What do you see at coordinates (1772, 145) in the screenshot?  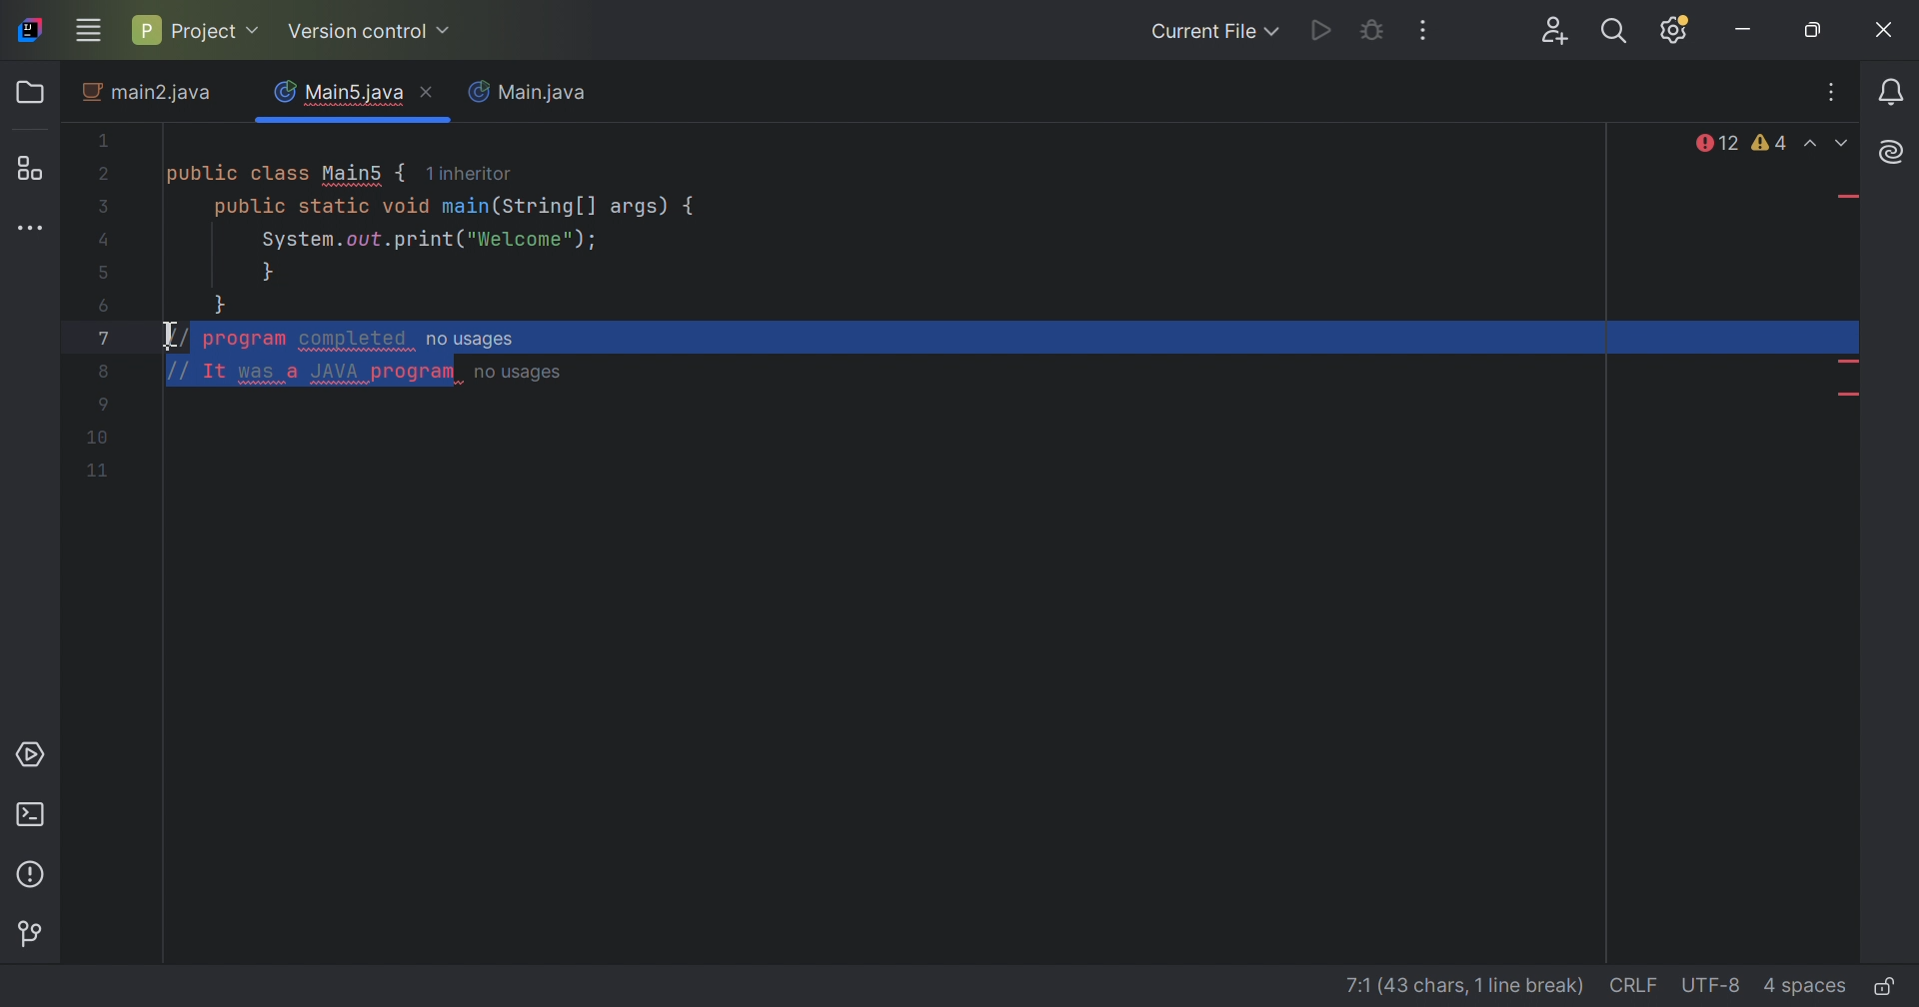 I see `warning` at bounding box center [1772, 145].